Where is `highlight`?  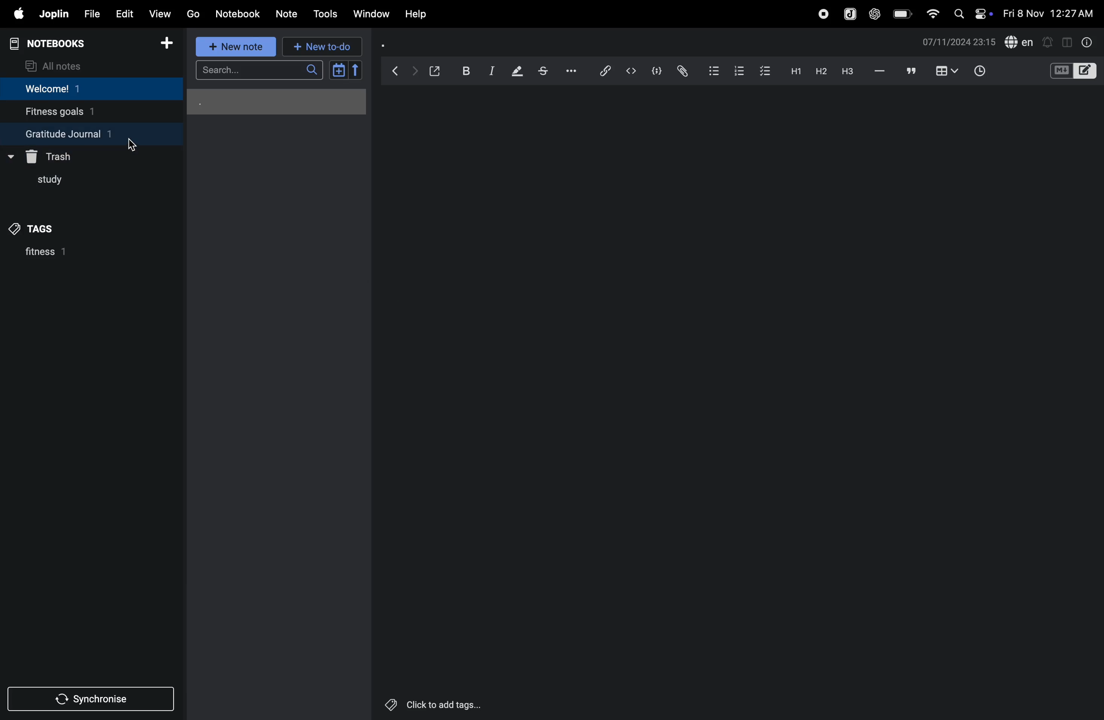 highlight is located at coordinates (517, 71).